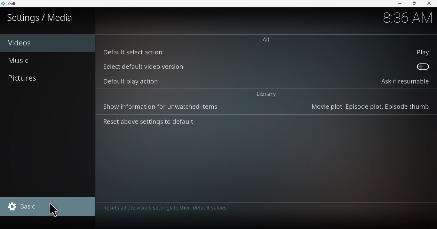 The width and height of the screenshot is (437, 229). Describe the element at coordinates (47, 60) in the screenshot. I see `Music` at that location.